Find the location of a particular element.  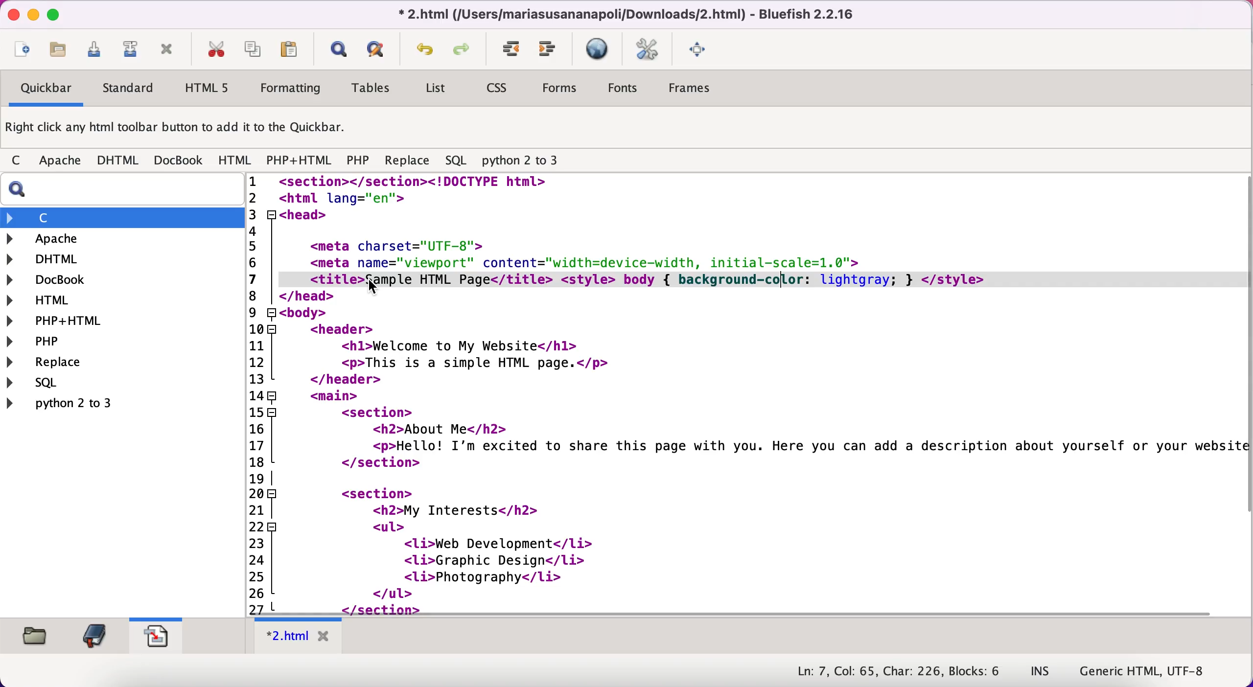

full screen is located at coordinates (700, 48).